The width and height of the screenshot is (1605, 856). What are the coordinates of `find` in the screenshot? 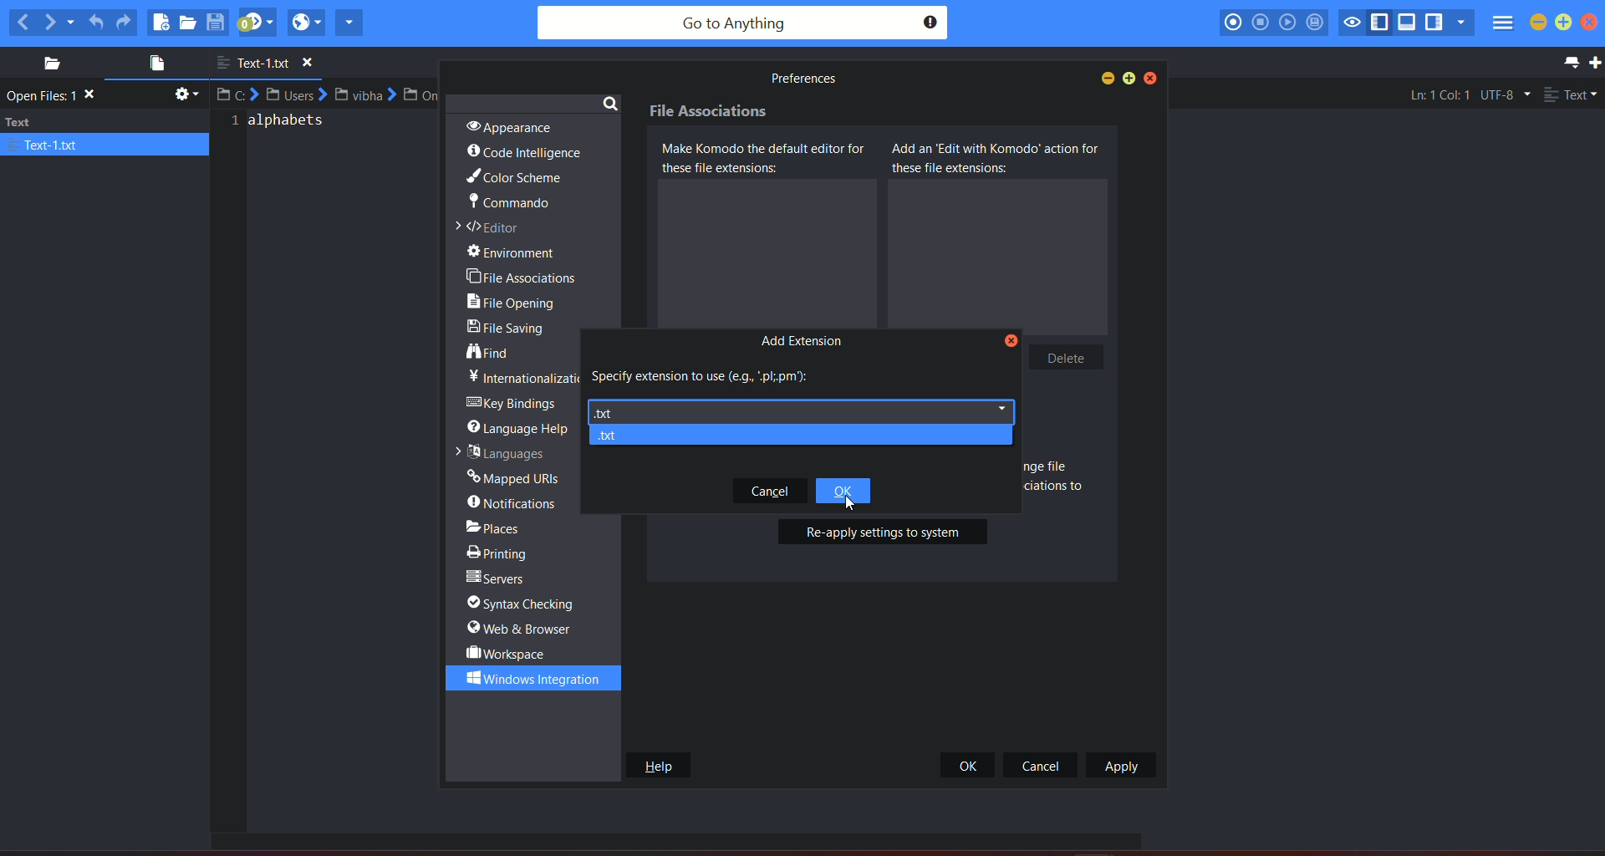 It's located at (491, 353).